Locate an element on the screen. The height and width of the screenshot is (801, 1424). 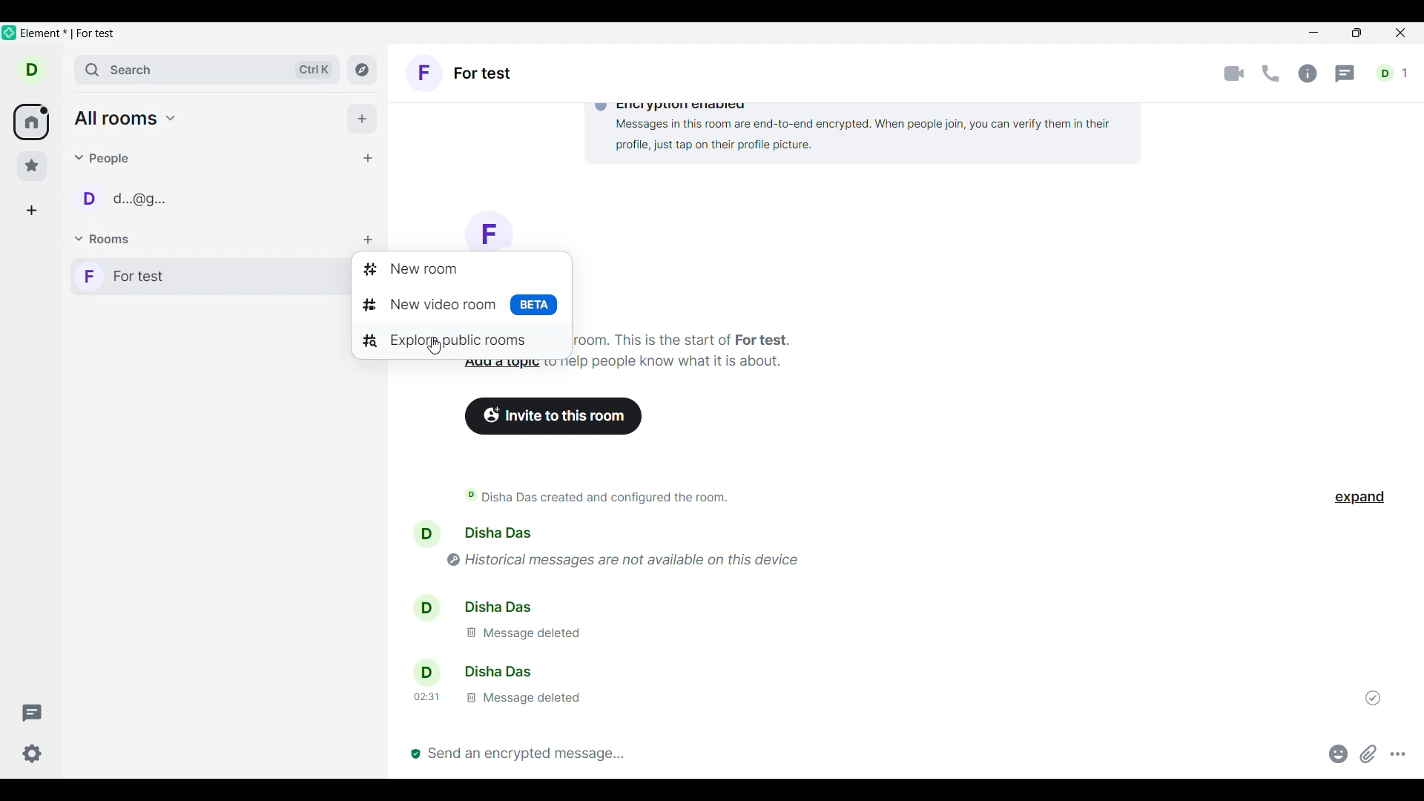
New video room BETA is located at coordinates (489, 228).